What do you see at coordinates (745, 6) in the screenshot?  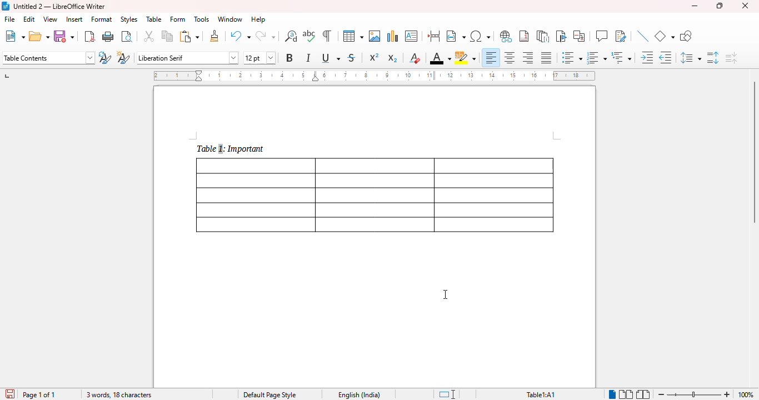 I see `close` at bounding box center [745, 6].